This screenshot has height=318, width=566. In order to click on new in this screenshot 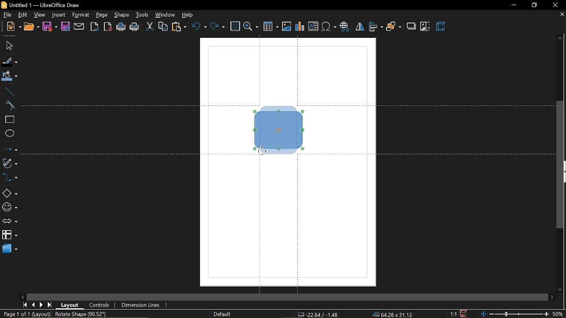, I will do `click(13, 27)`.